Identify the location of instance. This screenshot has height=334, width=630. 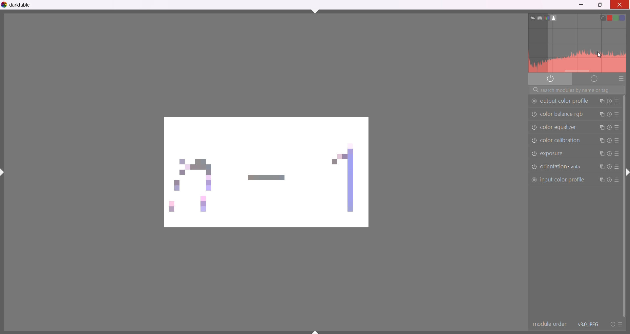
(601, 127).